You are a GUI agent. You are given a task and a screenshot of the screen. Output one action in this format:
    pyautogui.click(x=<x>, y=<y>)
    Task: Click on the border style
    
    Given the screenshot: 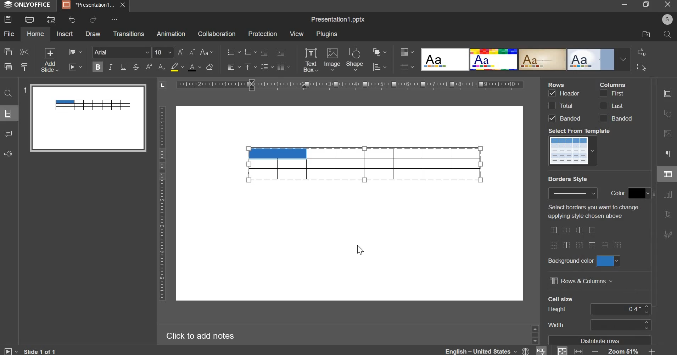 What is the action you would take?
    pyautogui.click(x=586, y=237)
    